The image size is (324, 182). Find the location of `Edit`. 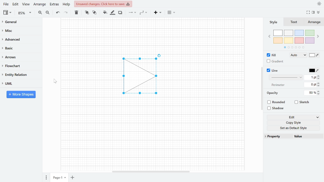

Edit is located at coordinates (16, 4).